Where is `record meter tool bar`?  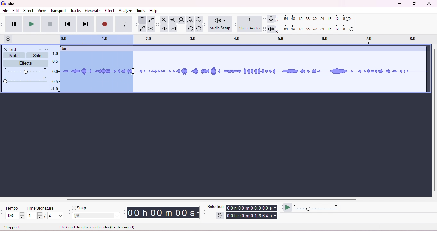
record meter tool bar is located at coordinates (266, 19).